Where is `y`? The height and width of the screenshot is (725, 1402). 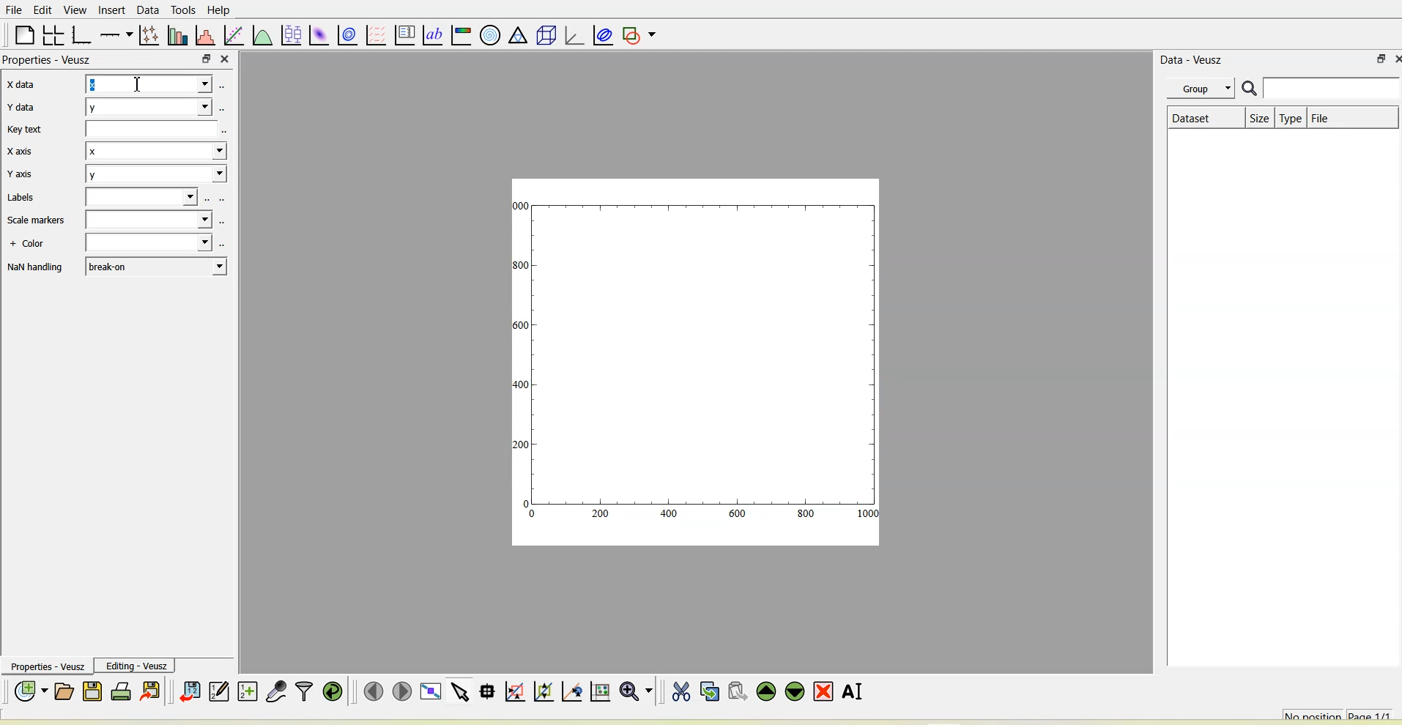
y is located at coordinates (149, 107).